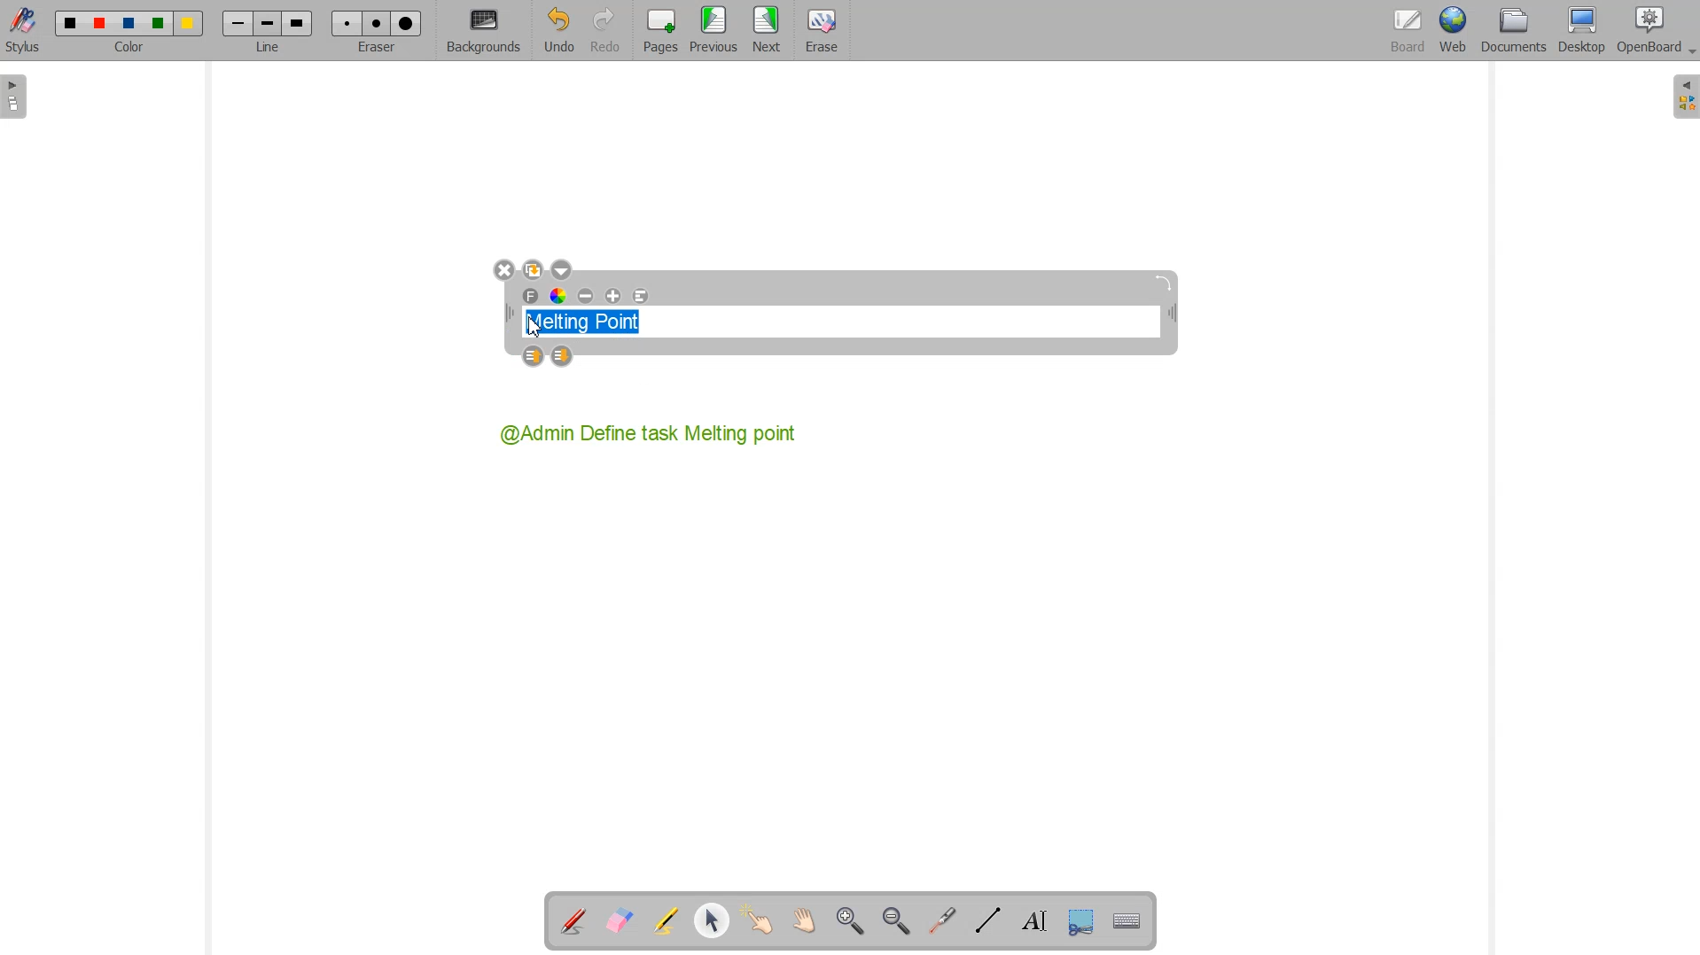 This screenshot has width=1700, height=955. I want to click on Minimize text size, so click(587, 297).